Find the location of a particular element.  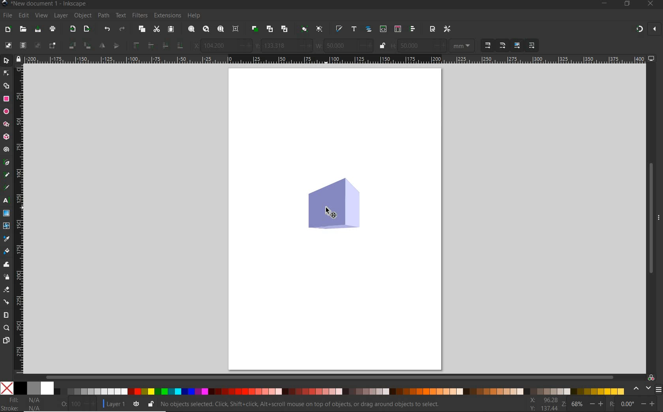

50 is located at coordinates (414, 45).